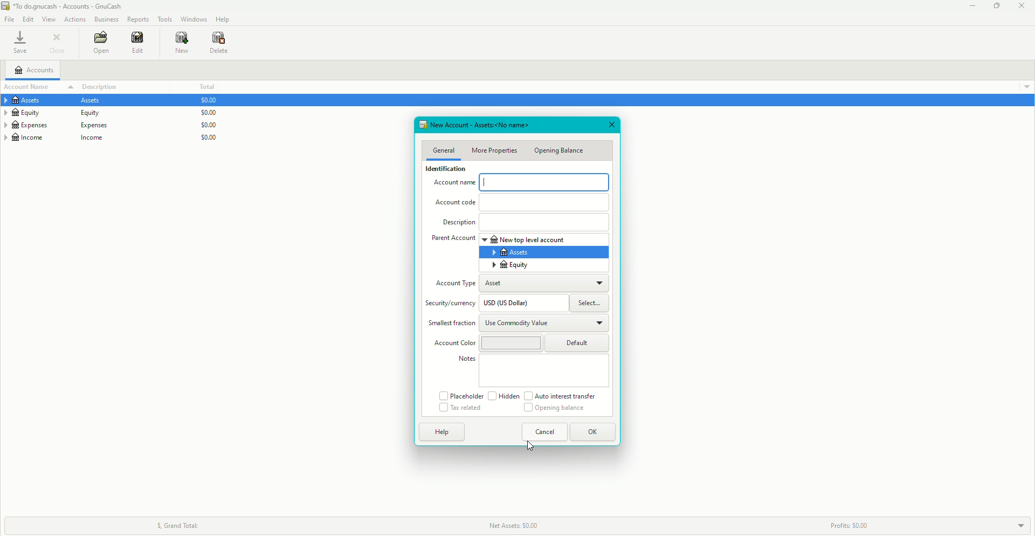 This screenshot has height=536, width=1035. Describe the element at coordinates (996, 6) in the screenshot. I see `Restore` at that location.